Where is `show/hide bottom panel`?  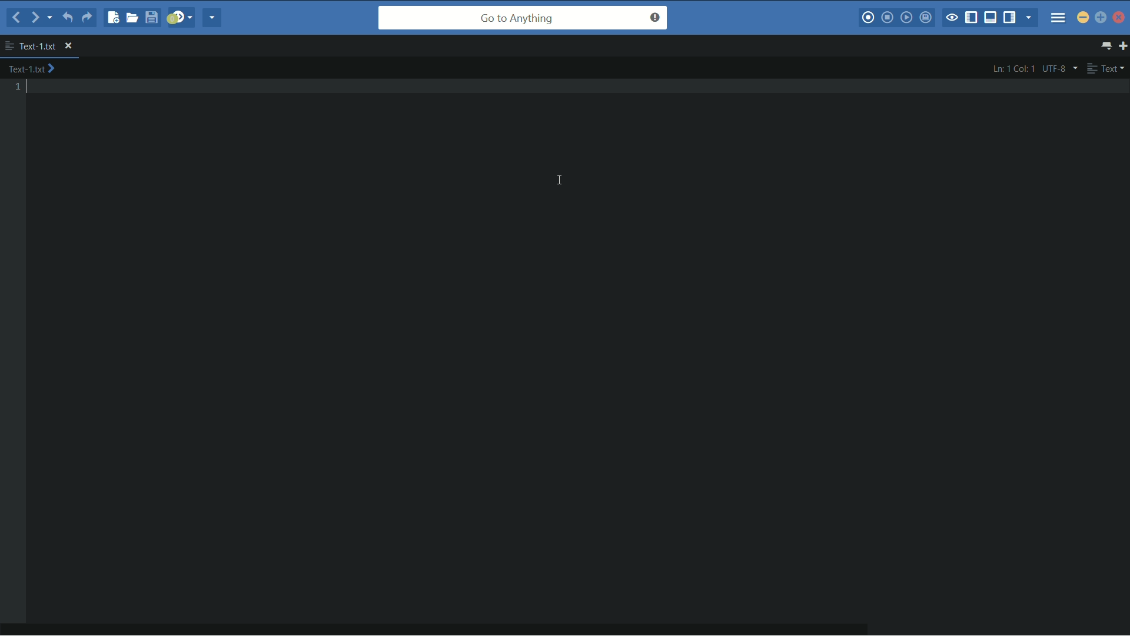
show/hide bottom panel is located at coordinates (991, 18).